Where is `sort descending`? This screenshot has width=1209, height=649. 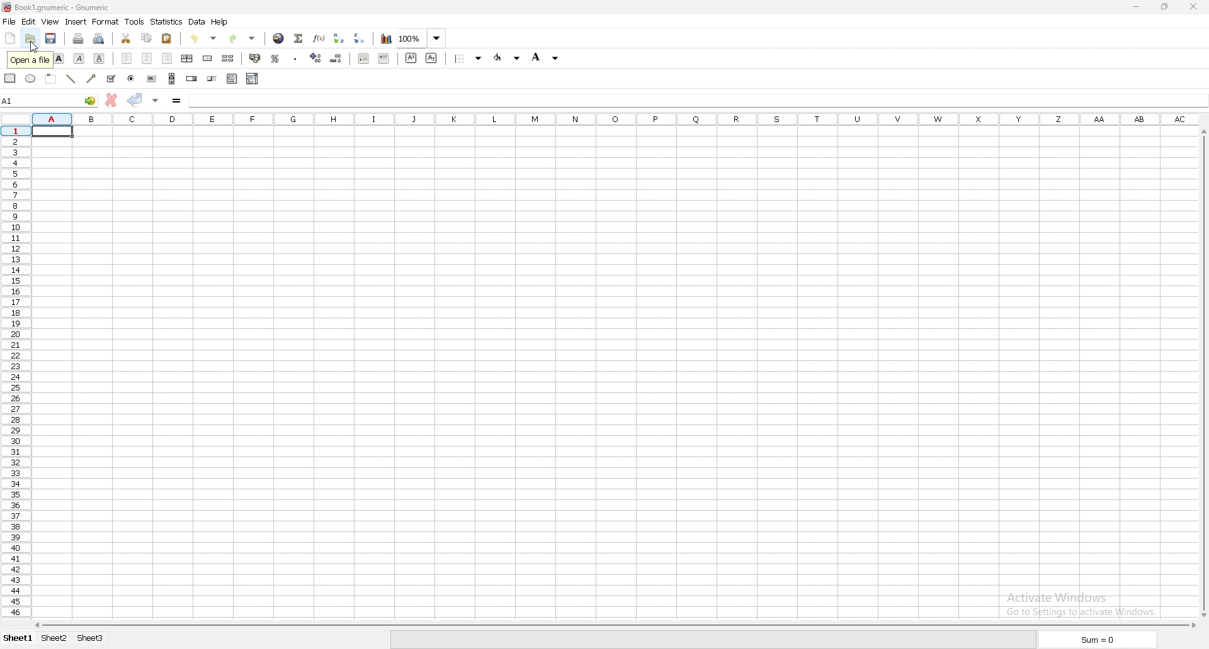
sort descending is located at coordinates (360, 37).